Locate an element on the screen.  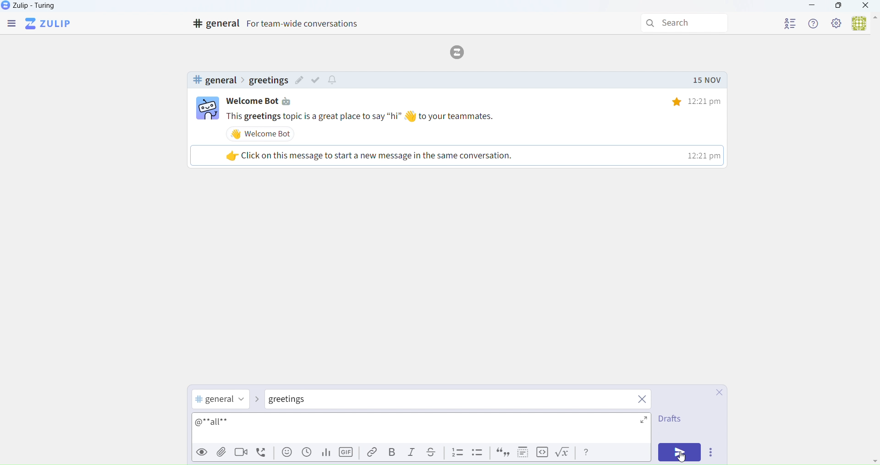
general is located at coordinates (214, 80).